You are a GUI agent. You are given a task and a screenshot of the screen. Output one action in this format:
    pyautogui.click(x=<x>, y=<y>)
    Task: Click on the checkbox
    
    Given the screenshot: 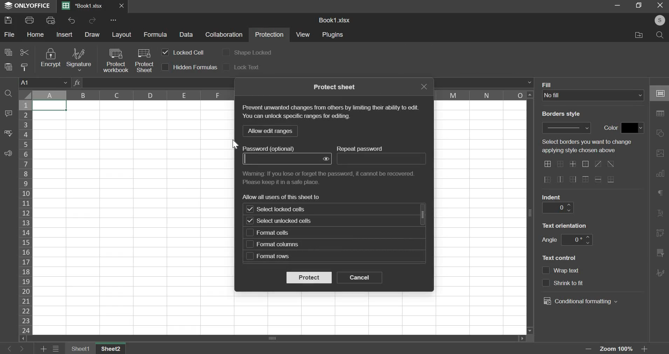 What is the action you would take?
    pyautogui.click(x=249, y=210)
    